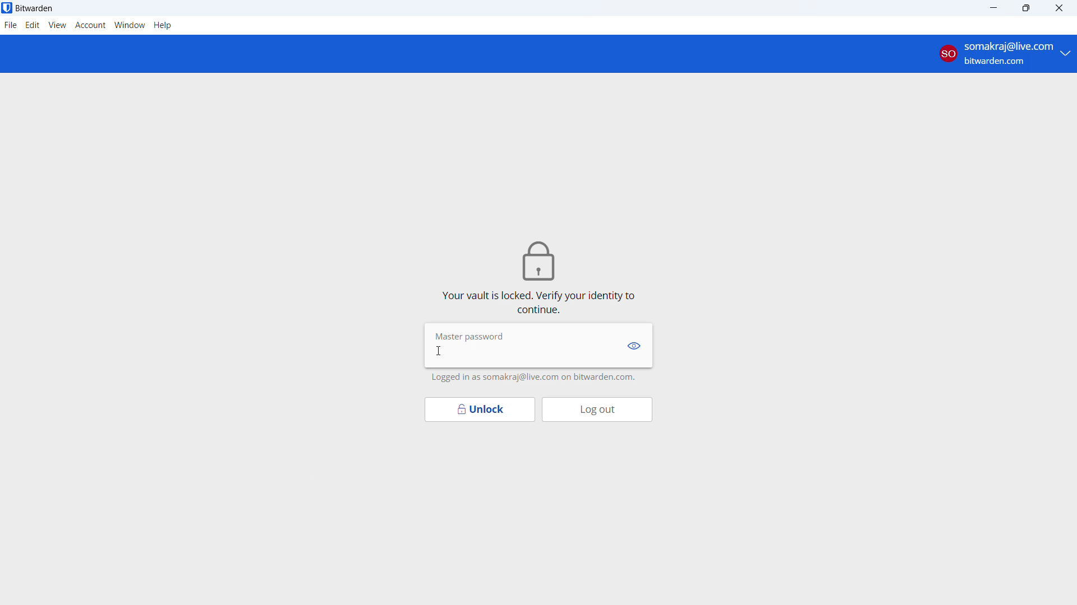 The width and height of the screenshot is (1077, 605). What do you see at coordinates (634, 345) in the screenshot?
I see `show password` at bounding box center [634, 345].